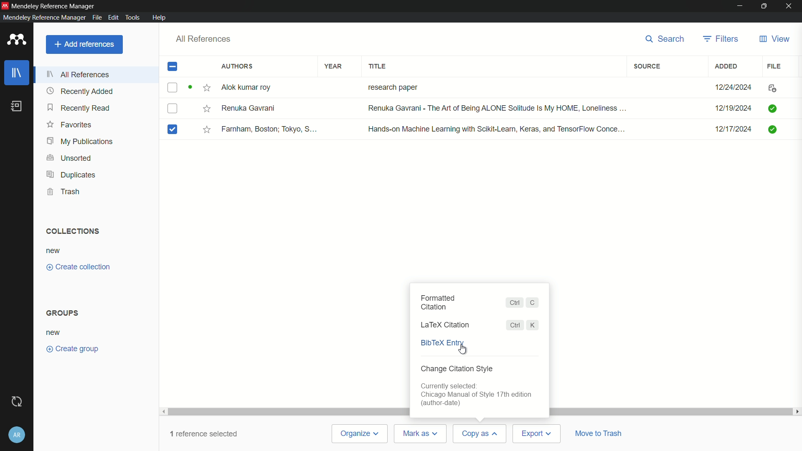  What do you see at coordinates (479, 433) in the screenshot?
I see `copy as` at bounding box center [479, 433].